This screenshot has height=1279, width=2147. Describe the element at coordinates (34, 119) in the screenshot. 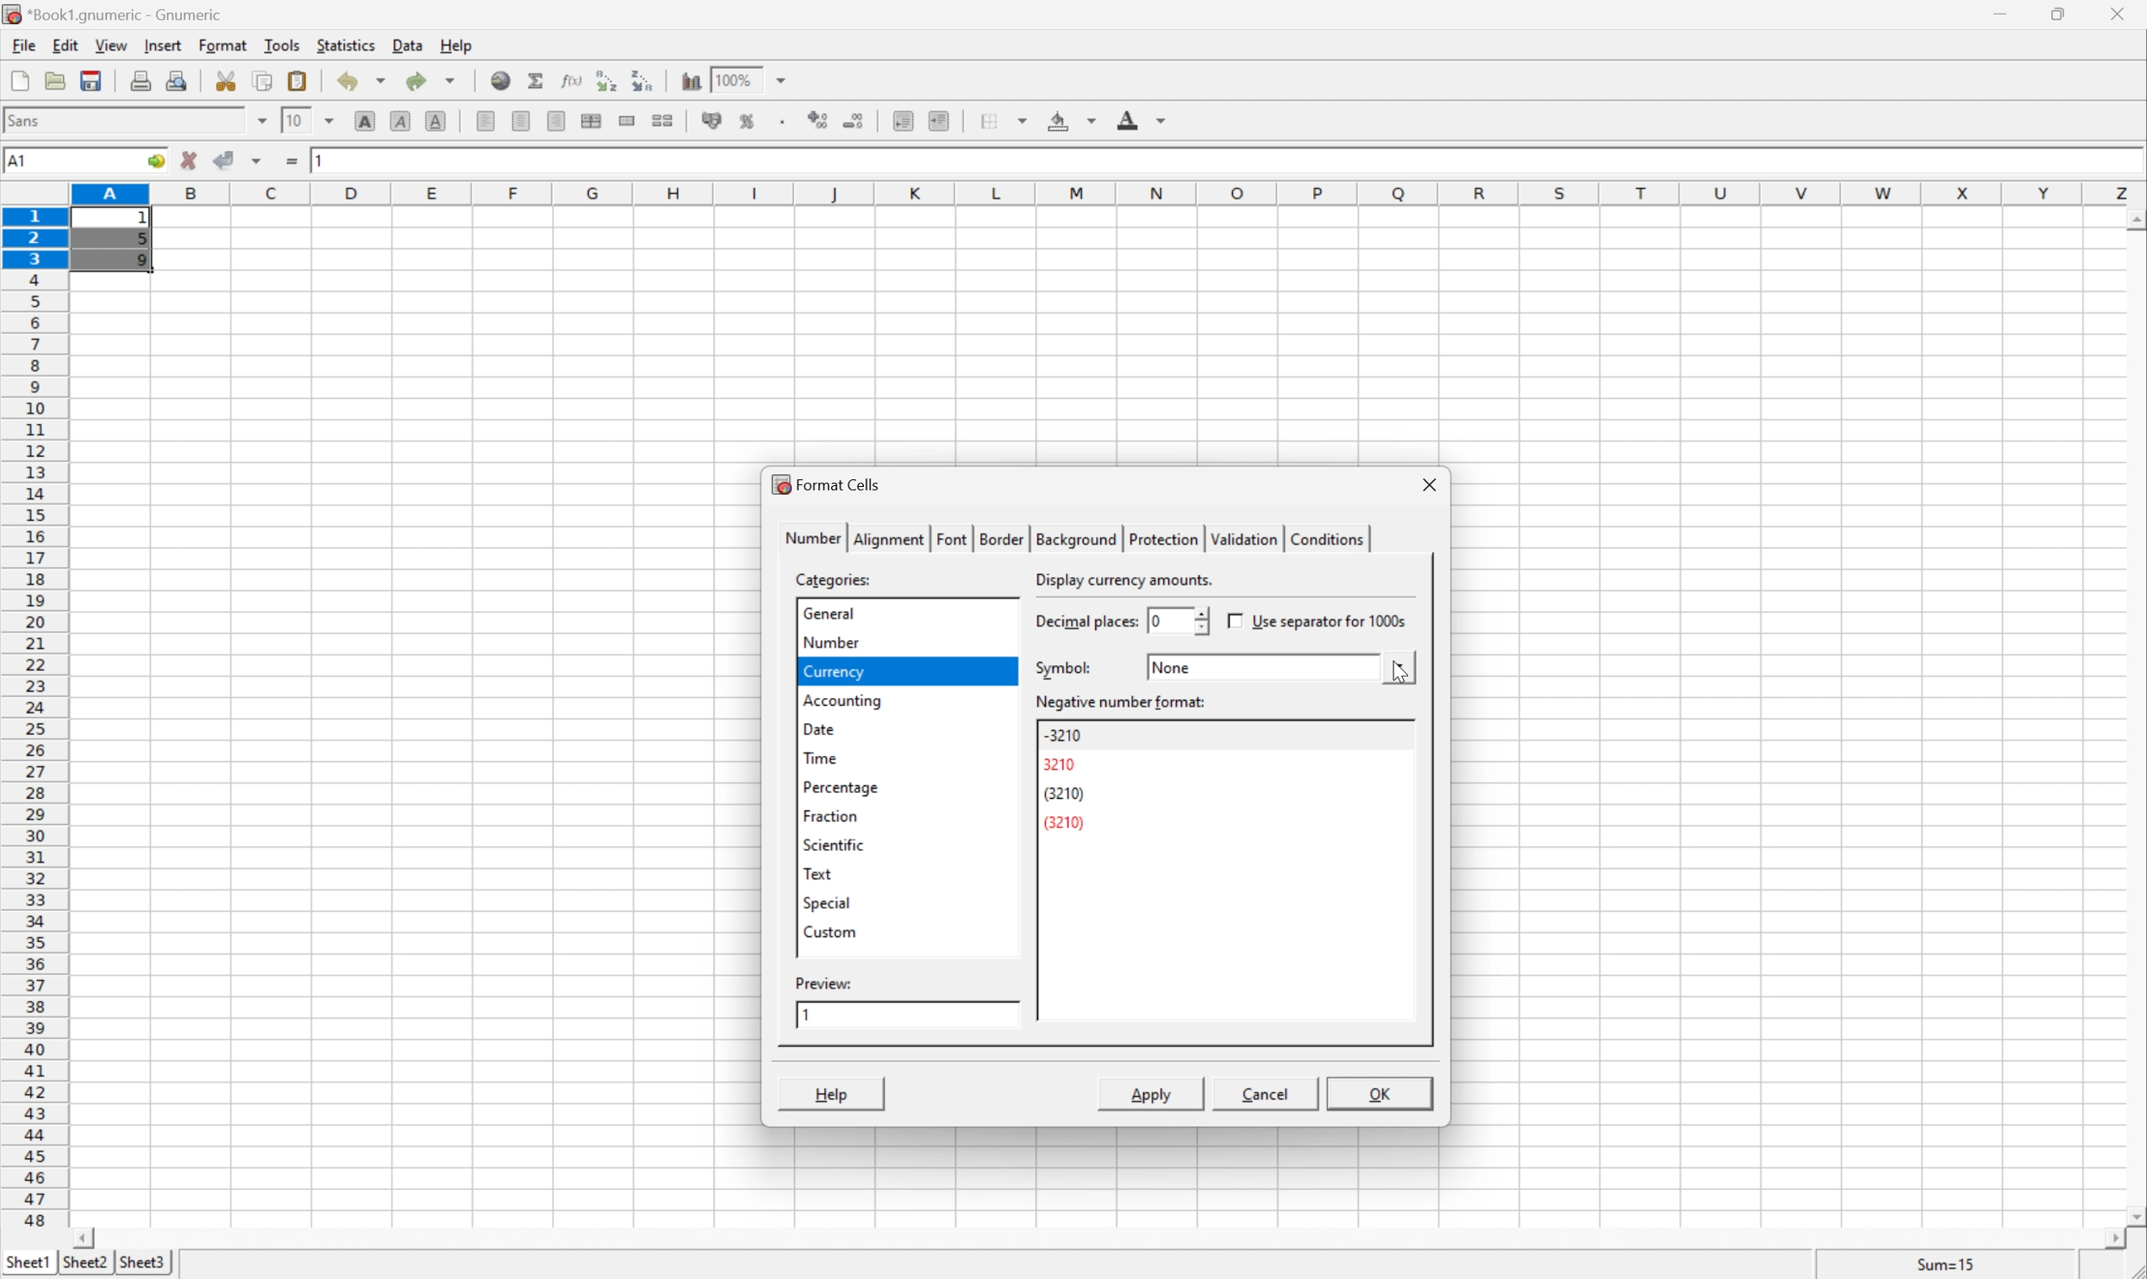

I see `font` at that location.